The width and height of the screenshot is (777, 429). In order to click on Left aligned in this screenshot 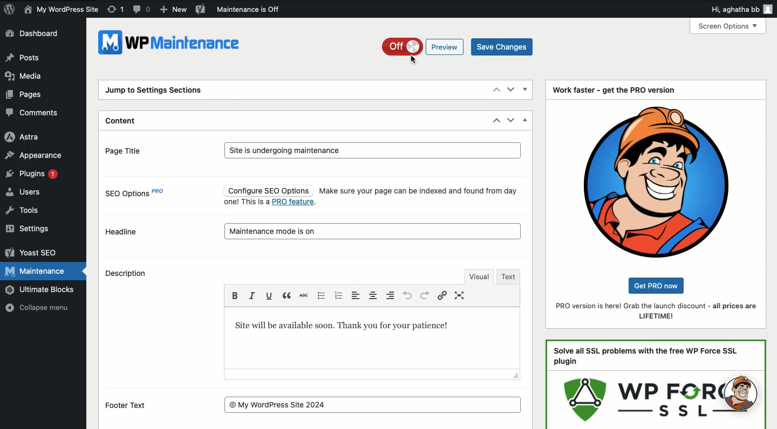, I will do `click(358, 295)`.